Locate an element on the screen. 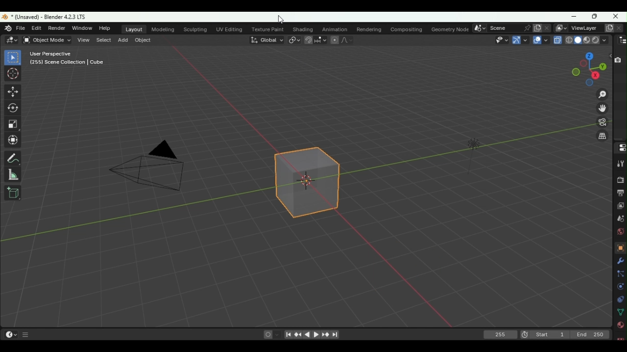  New scene is located at coordinates (538, 27).